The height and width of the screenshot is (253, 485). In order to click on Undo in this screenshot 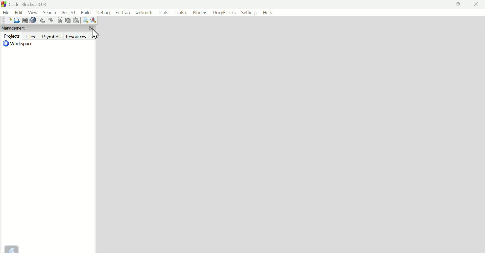, I will do `click(42, 20)`.